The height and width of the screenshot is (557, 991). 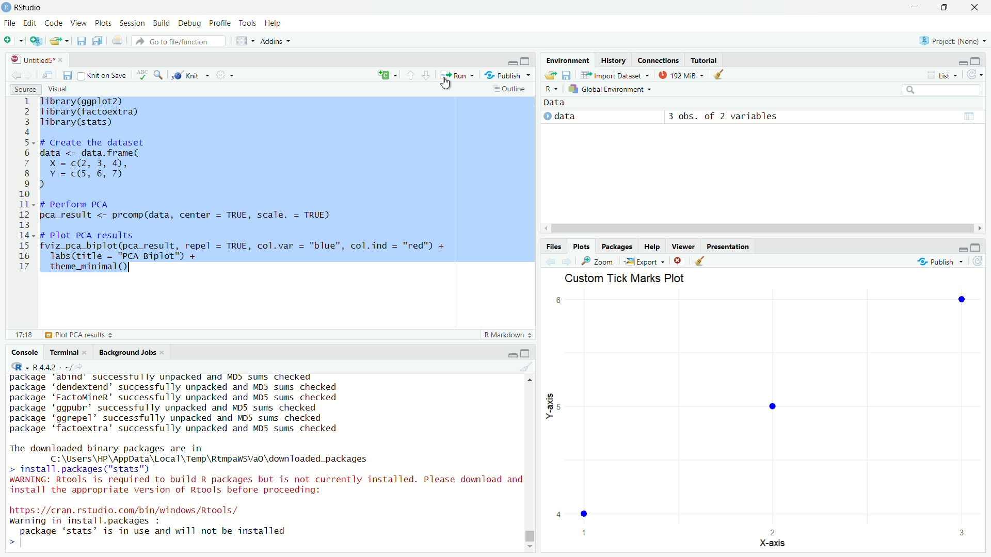 What do you see at coordinates (10, 24) in the screenshot?
I see `File` at bounding box center [10, 24].